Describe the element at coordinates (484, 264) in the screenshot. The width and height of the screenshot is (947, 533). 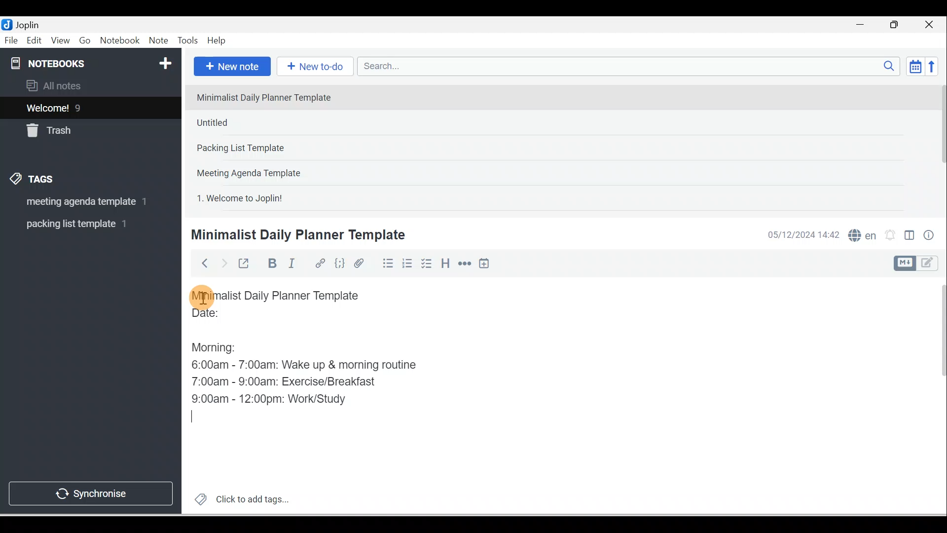
I see `Insert time` at that location.